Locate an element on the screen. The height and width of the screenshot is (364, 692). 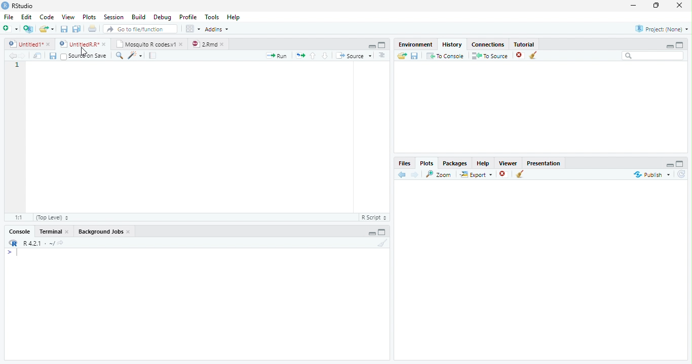
File is located at coordinates (9, 16).